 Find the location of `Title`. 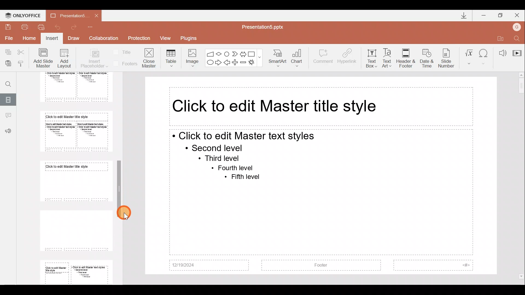

Title is located at coordinates (124, 52).